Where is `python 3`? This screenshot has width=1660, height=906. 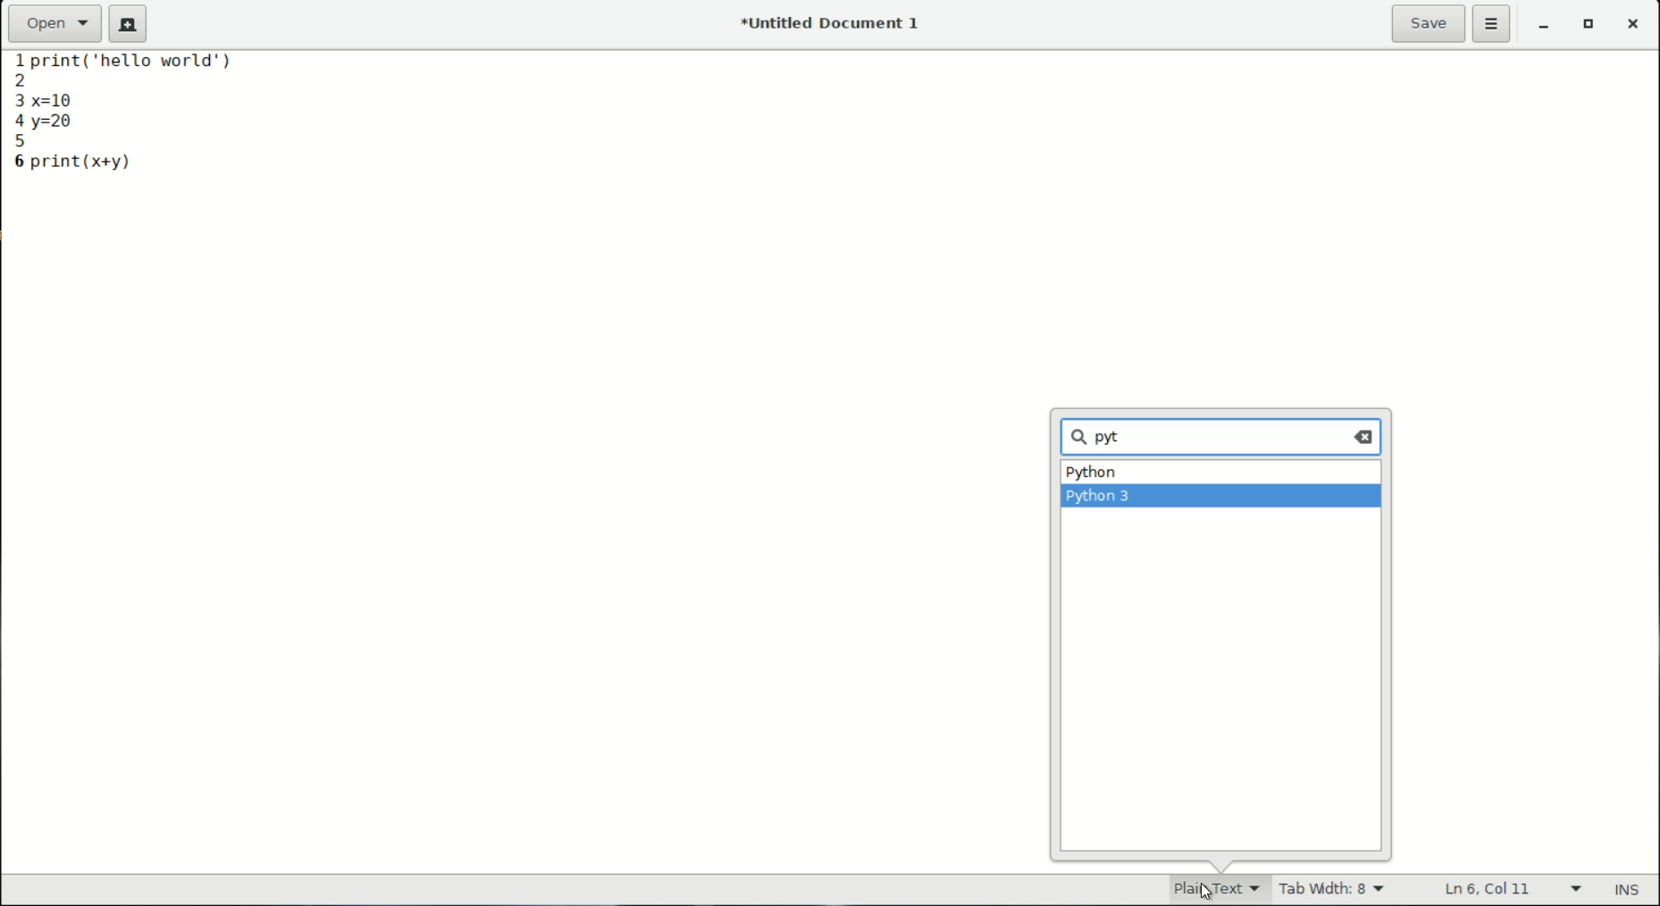 python 3 is located at coordinates (1101, 497).